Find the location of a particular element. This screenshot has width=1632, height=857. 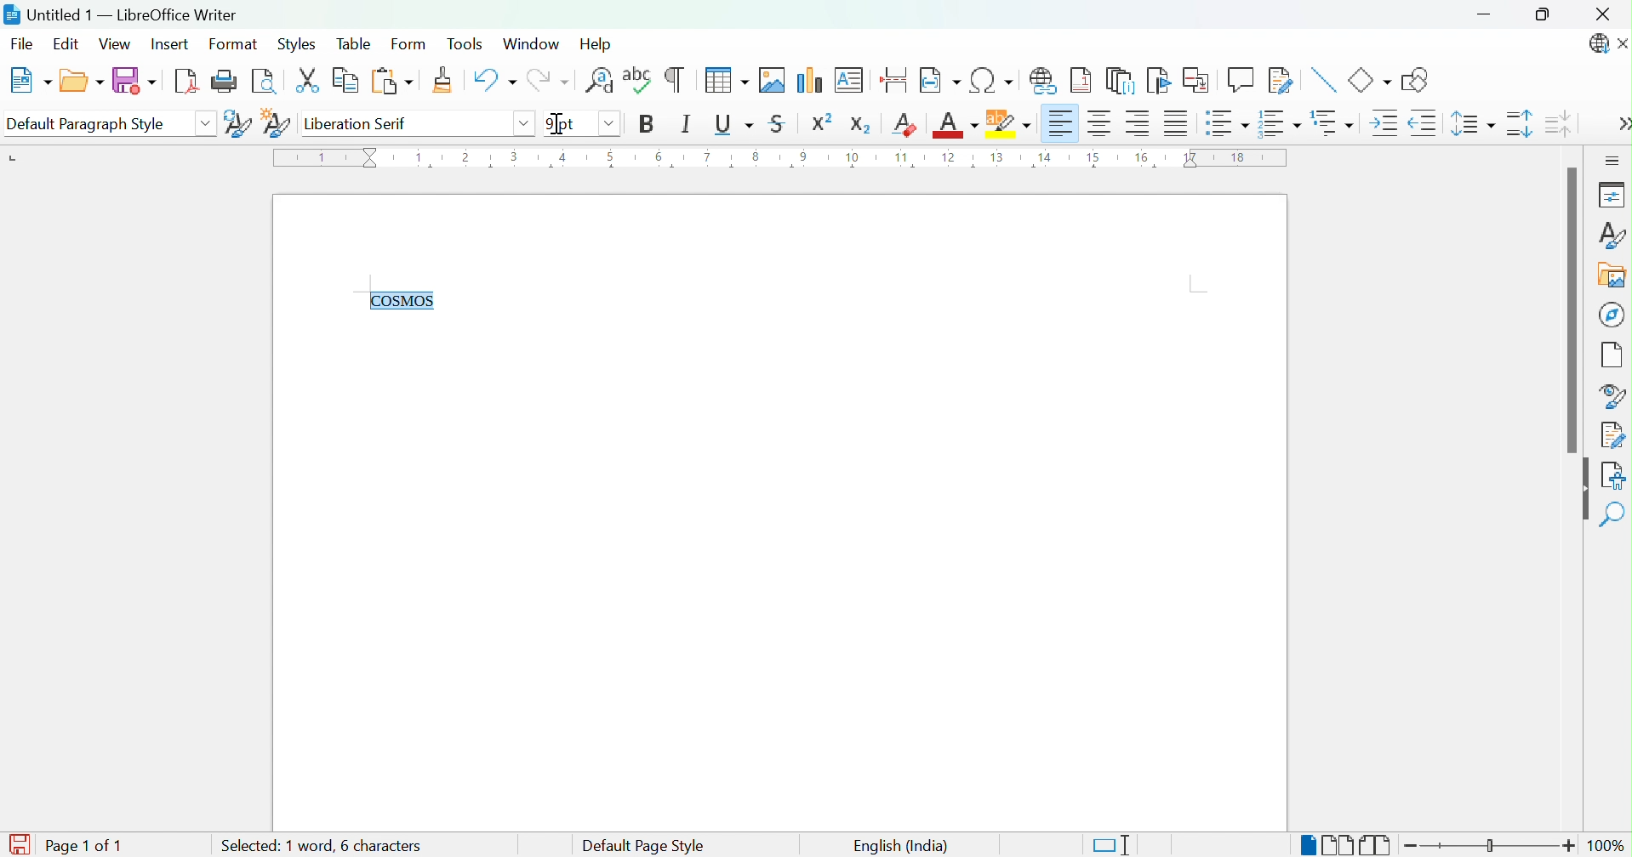

New is located at coordinates (30, 81).